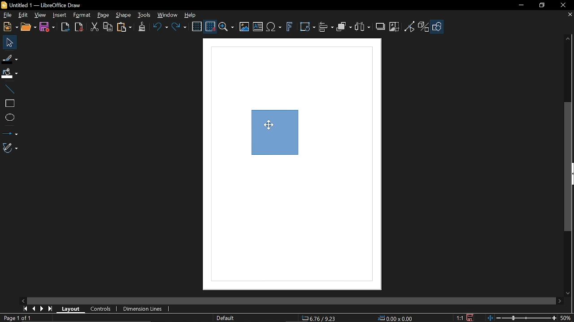 The image size is (574, 322). What do you see at coordinates (379, 26) in the screenshot?
I see `Shadow` at bounding box center [379, 26].